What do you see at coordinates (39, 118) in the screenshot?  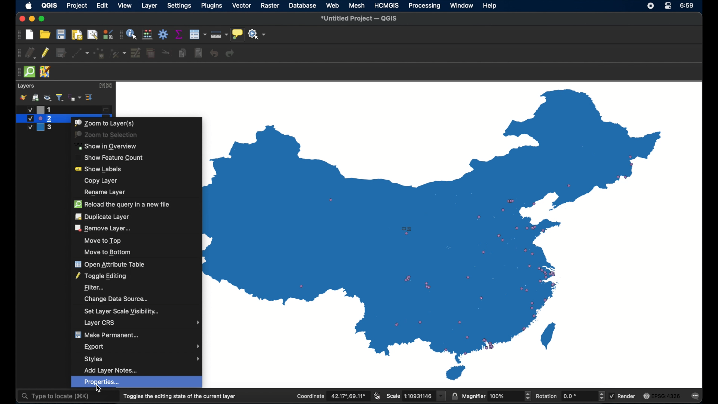 I see `layer 2` at bounding box center [39, 118].